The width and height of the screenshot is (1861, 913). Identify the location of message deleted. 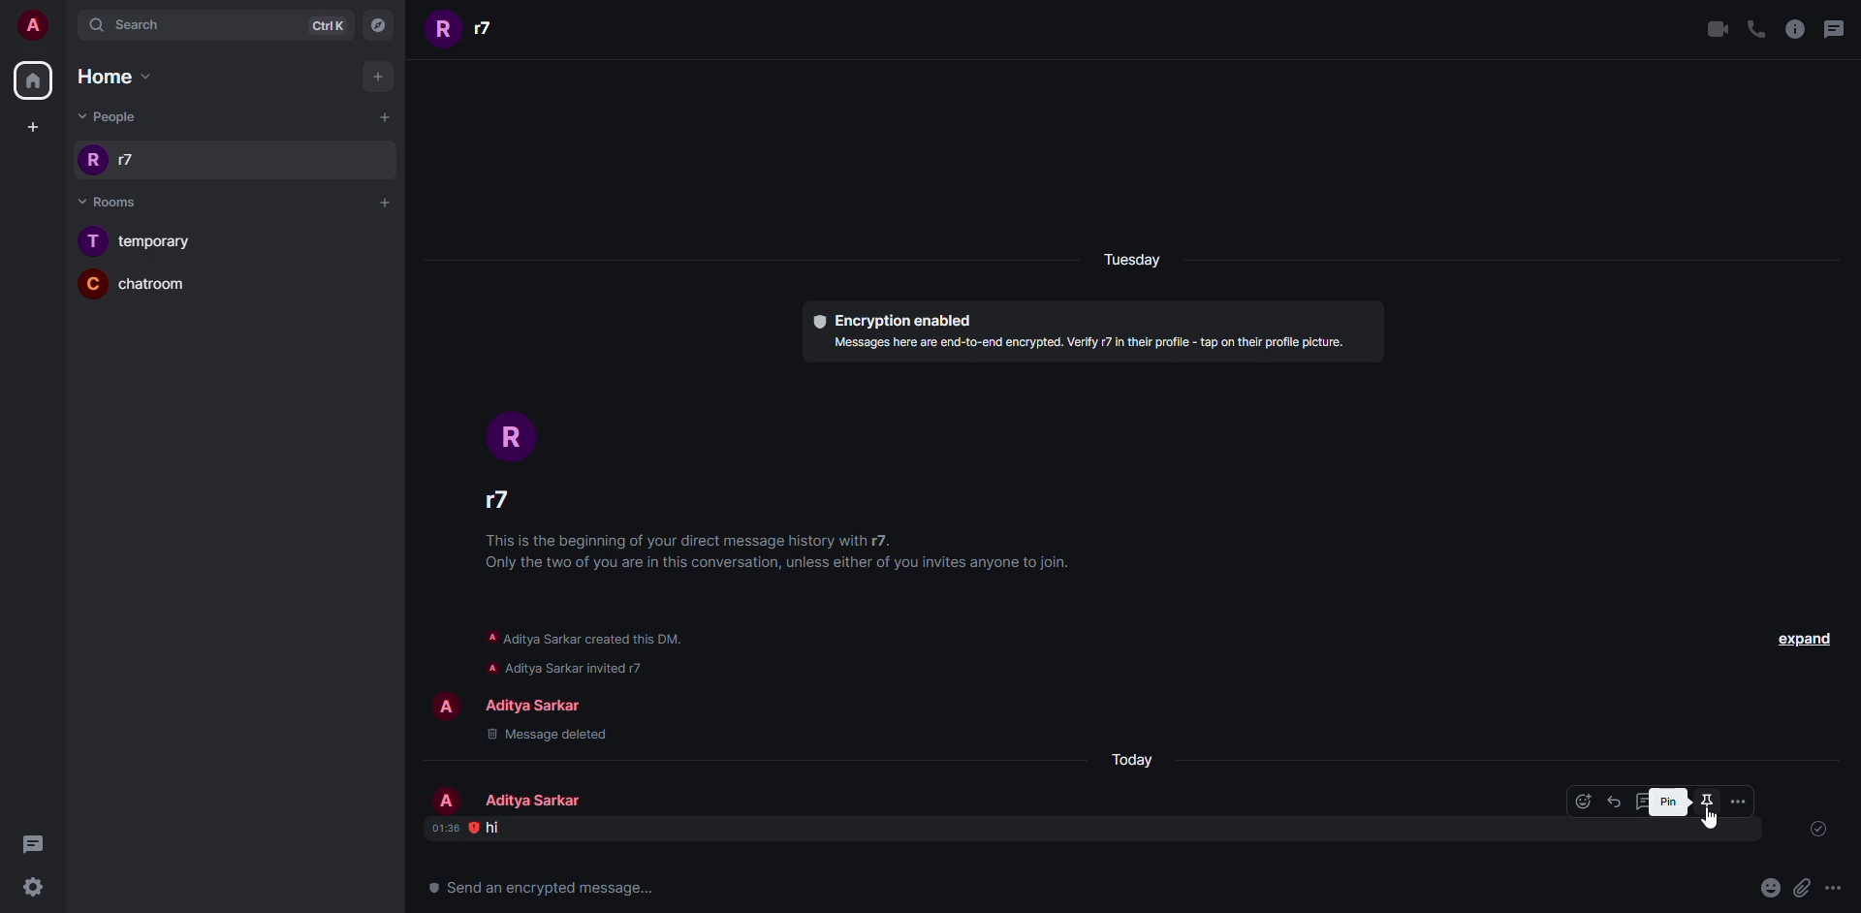
(553, 733).